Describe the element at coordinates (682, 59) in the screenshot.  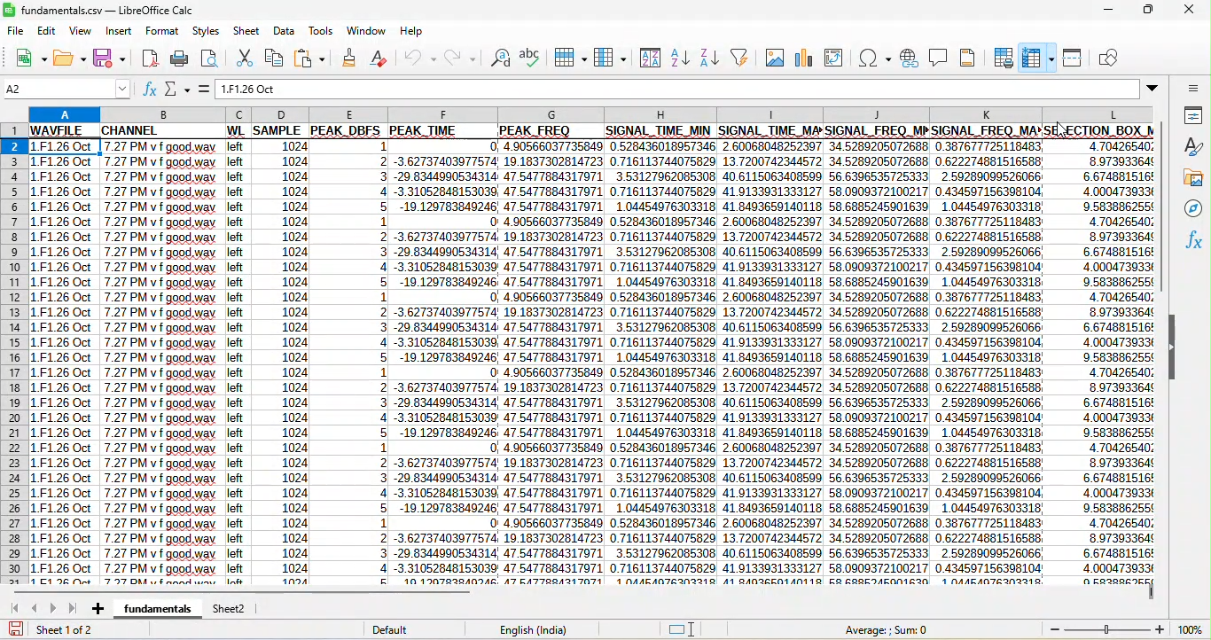
I see `sort ascending` at that location.